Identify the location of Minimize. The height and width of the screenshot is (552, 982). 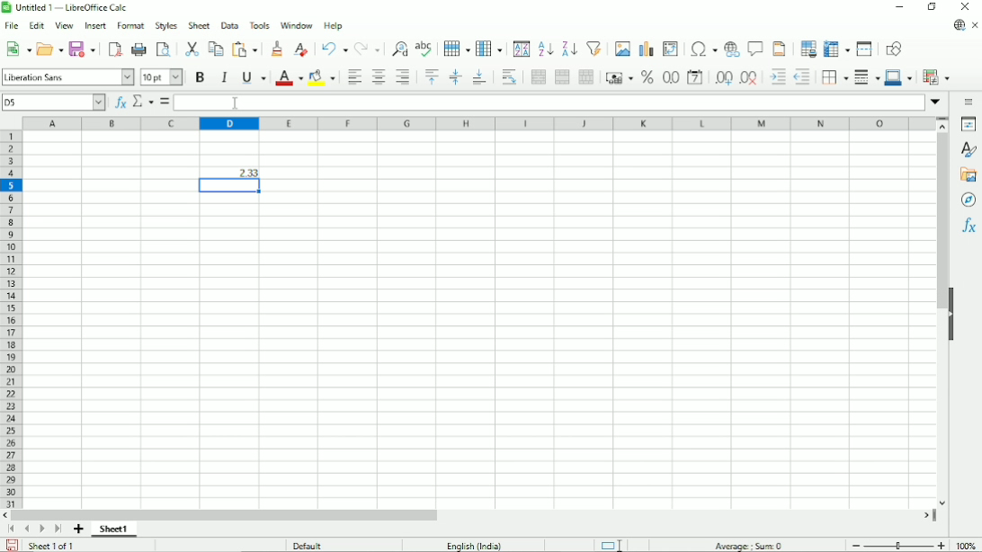
(900, 7).